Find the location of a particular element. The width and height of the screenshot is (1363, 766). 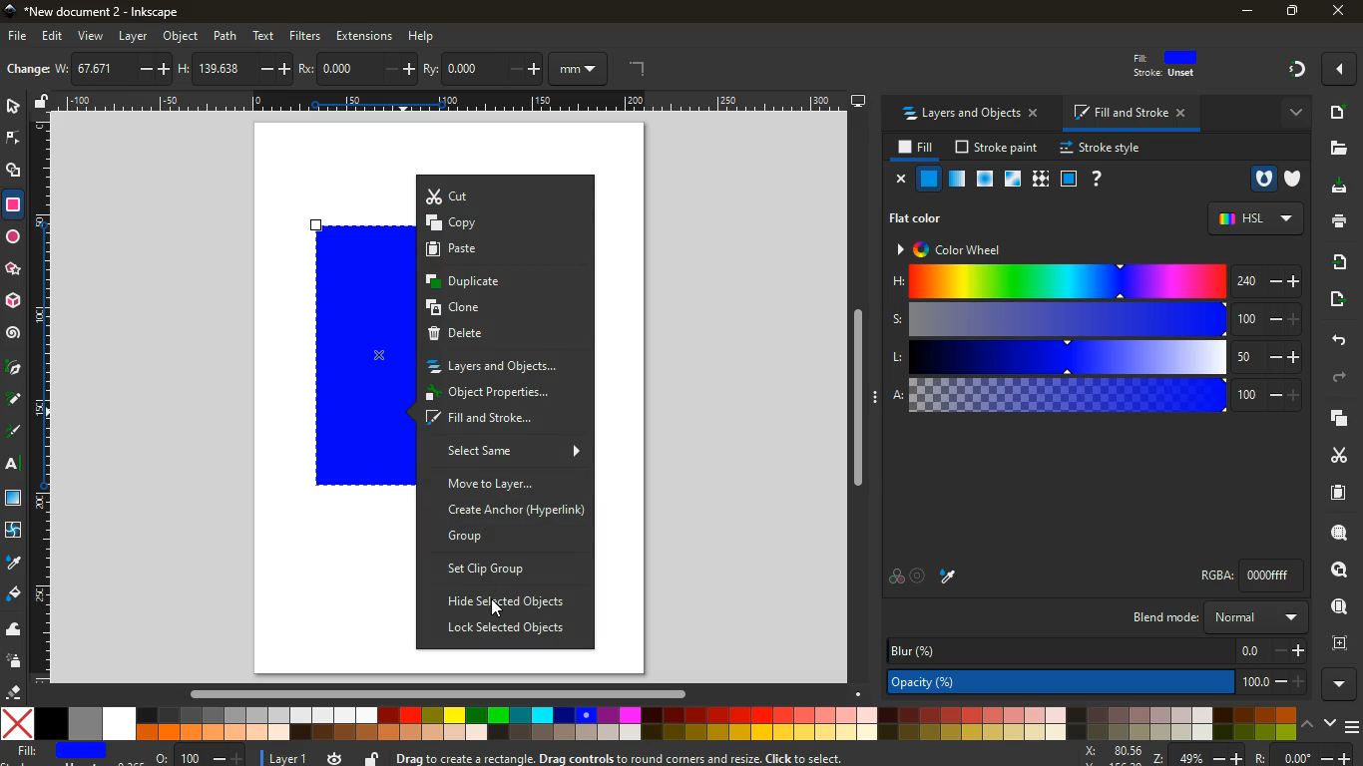

look is located at coordinates (1339, 569).